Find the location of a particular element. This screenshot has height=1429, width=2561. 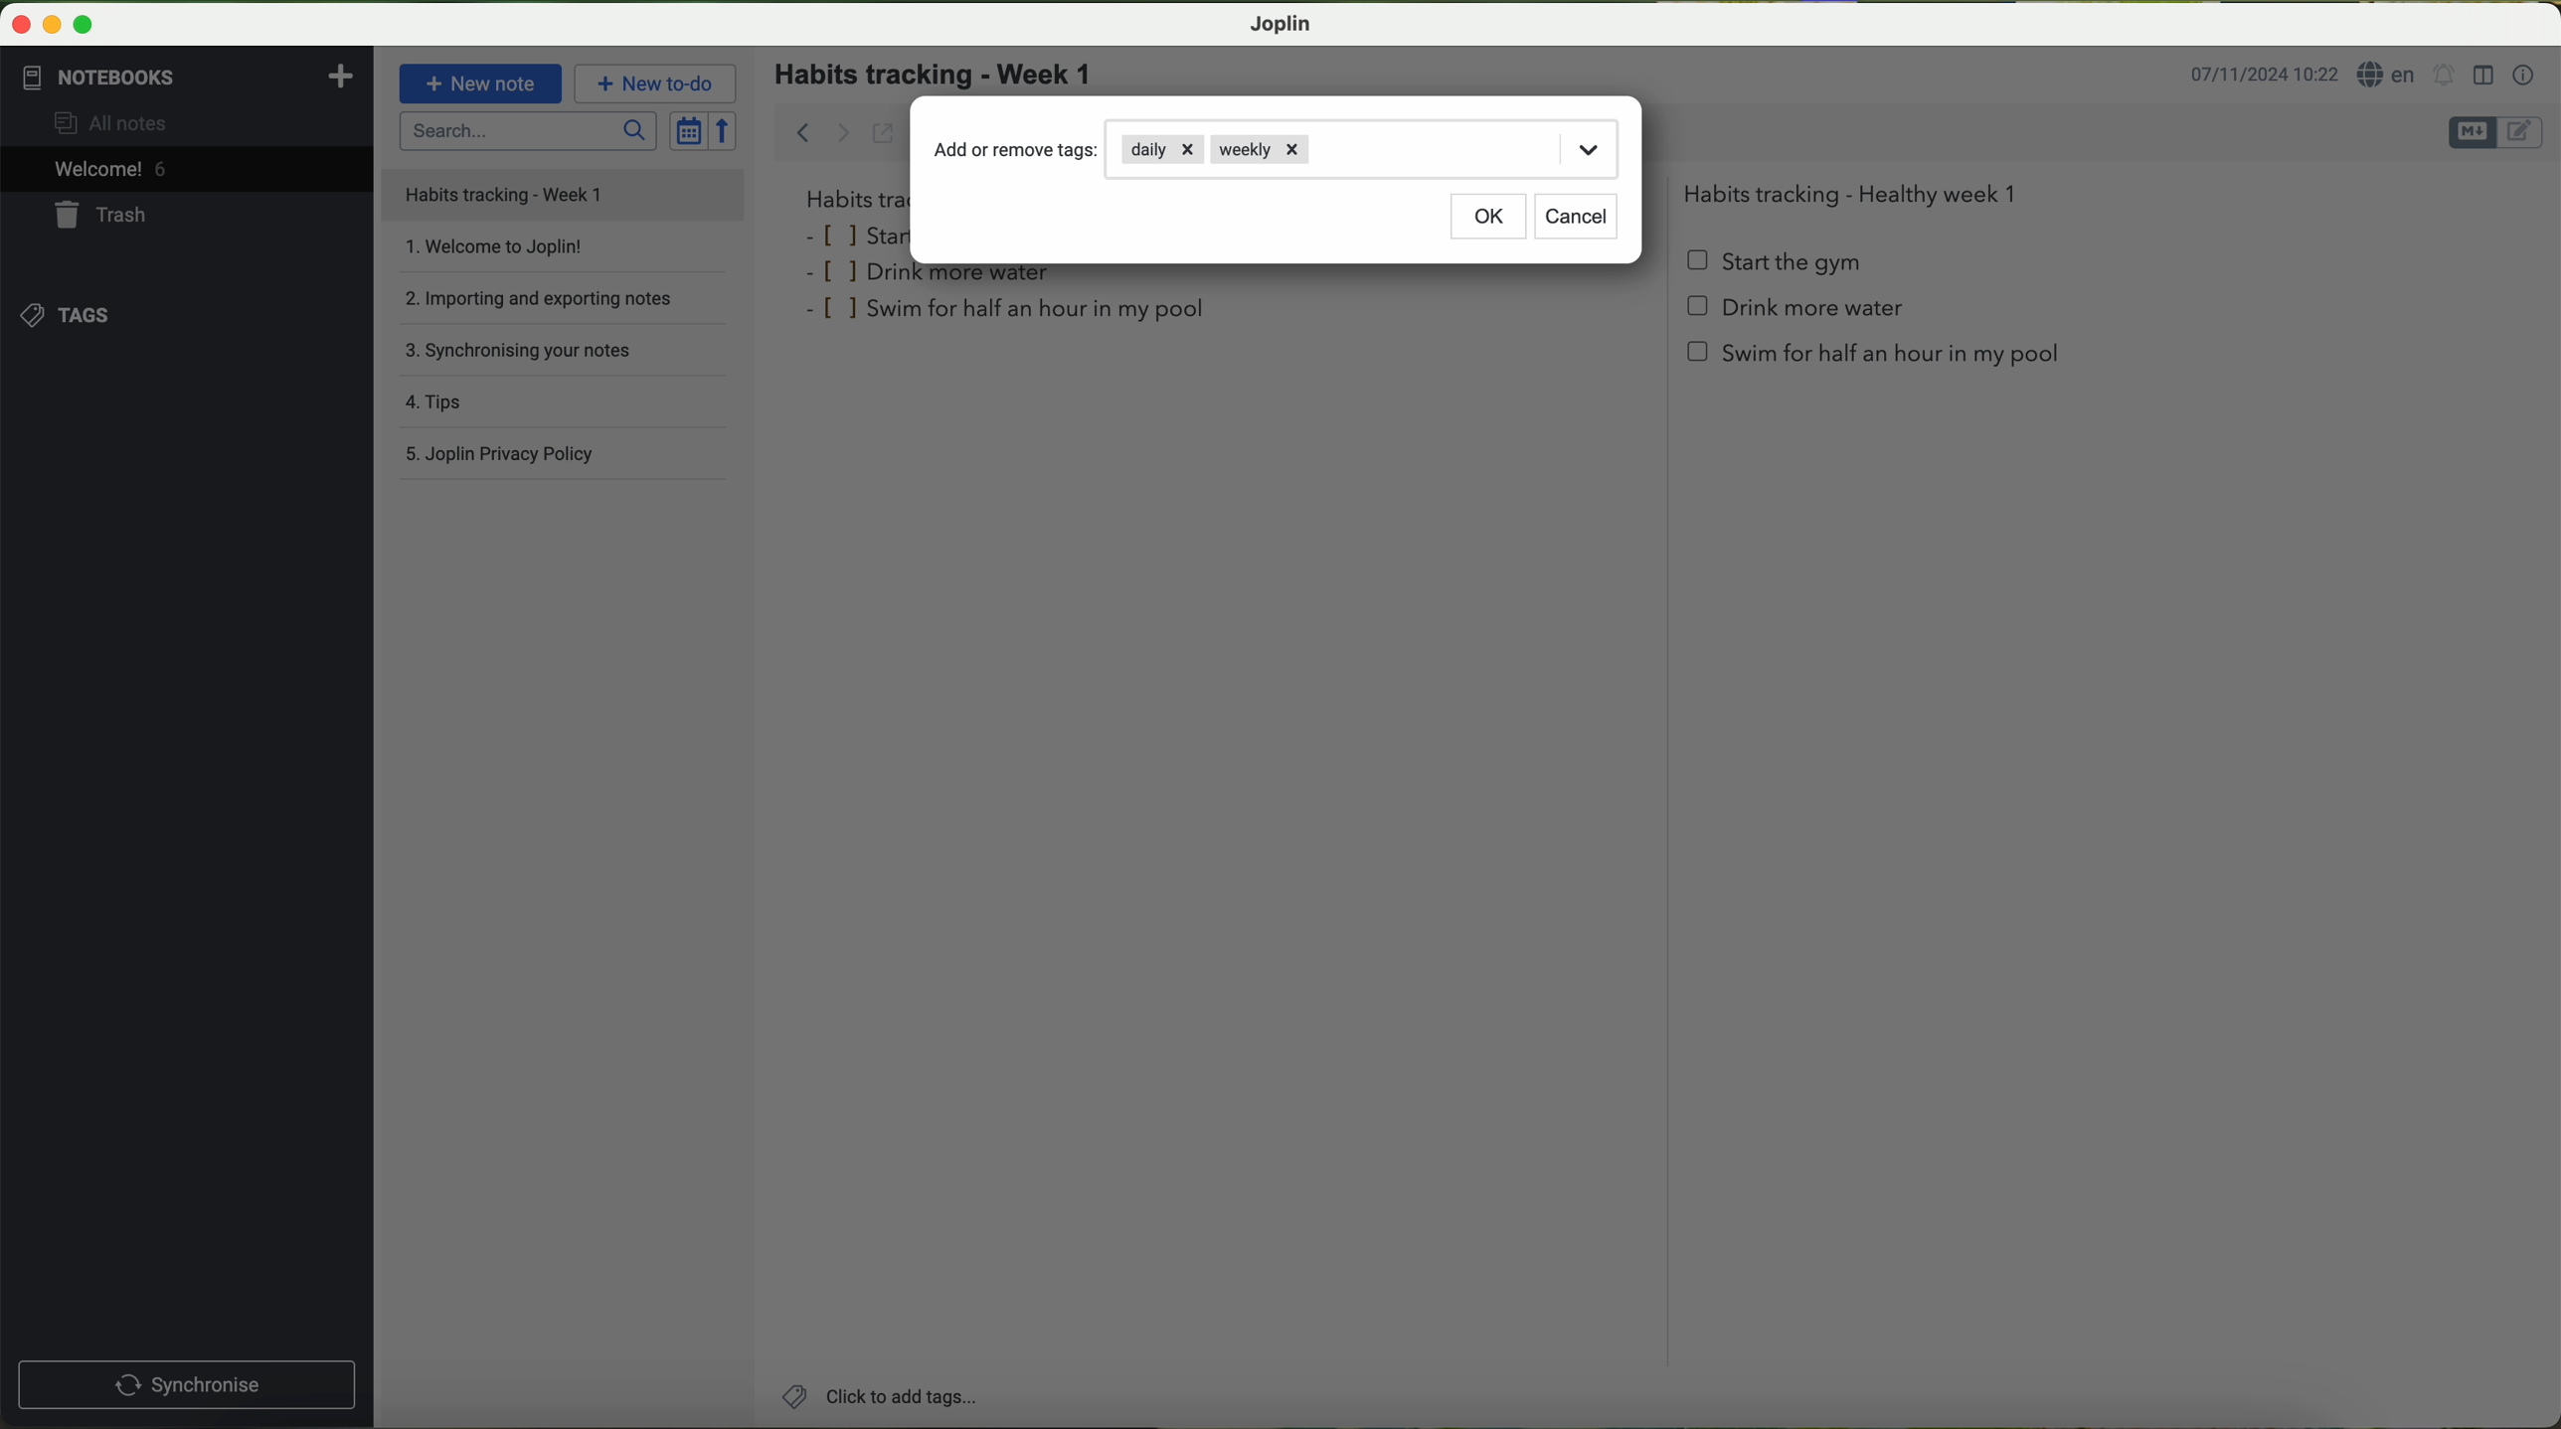

drink more water is located at coordinates (938, 277).